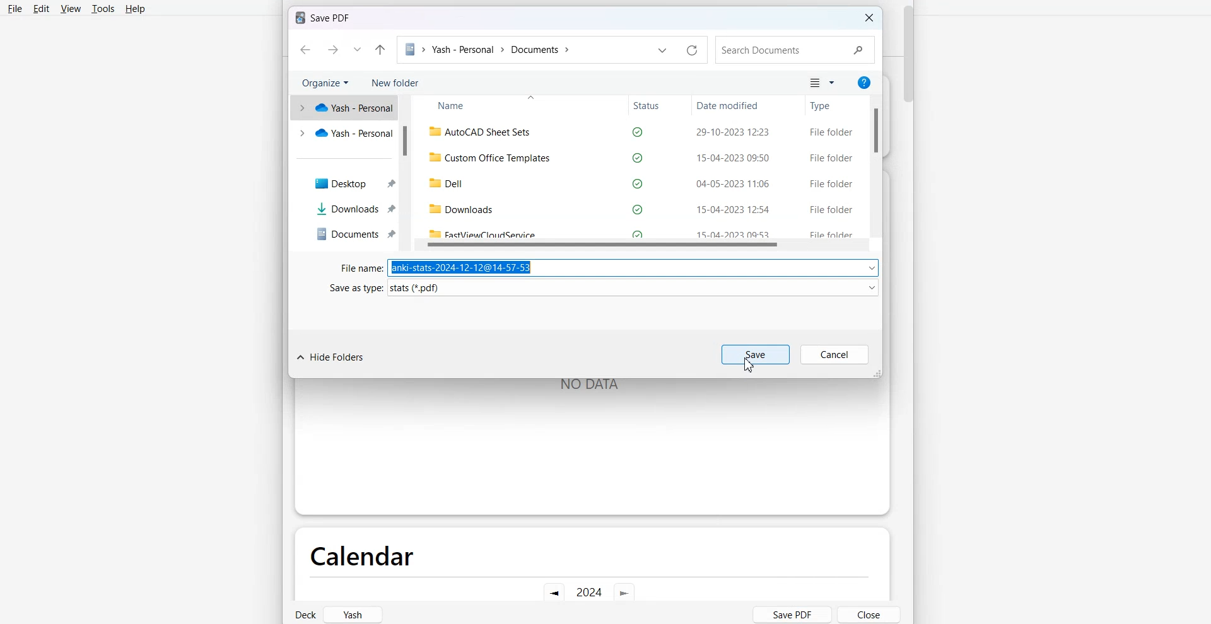 Image resolution: width=1211 pixels, height=624 pixels. What do you see at coordinates (401, 83) in the screenshot?
I see `New folder` at bounding box center [401, 83].